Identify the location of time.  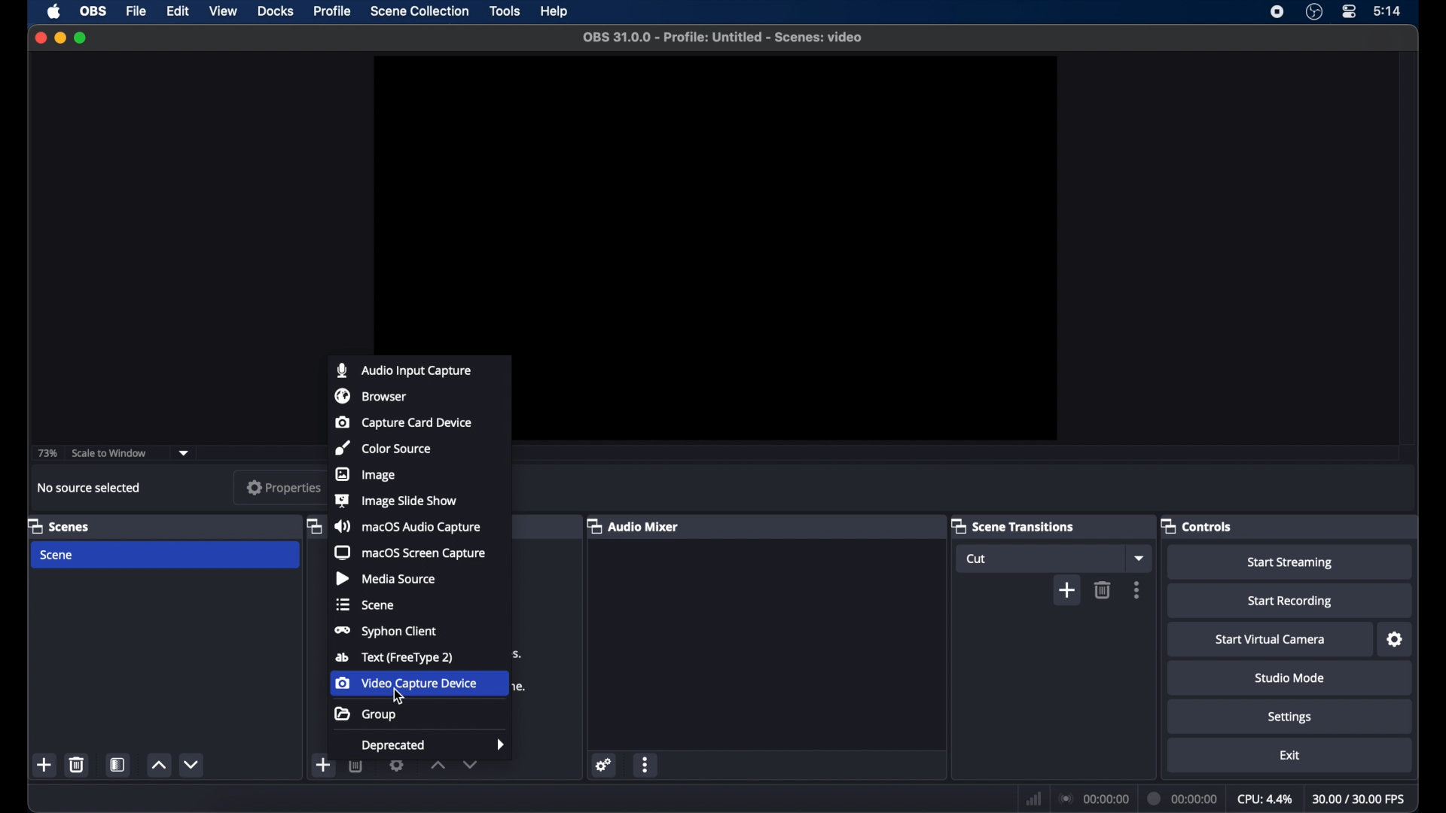
(1388, 11).